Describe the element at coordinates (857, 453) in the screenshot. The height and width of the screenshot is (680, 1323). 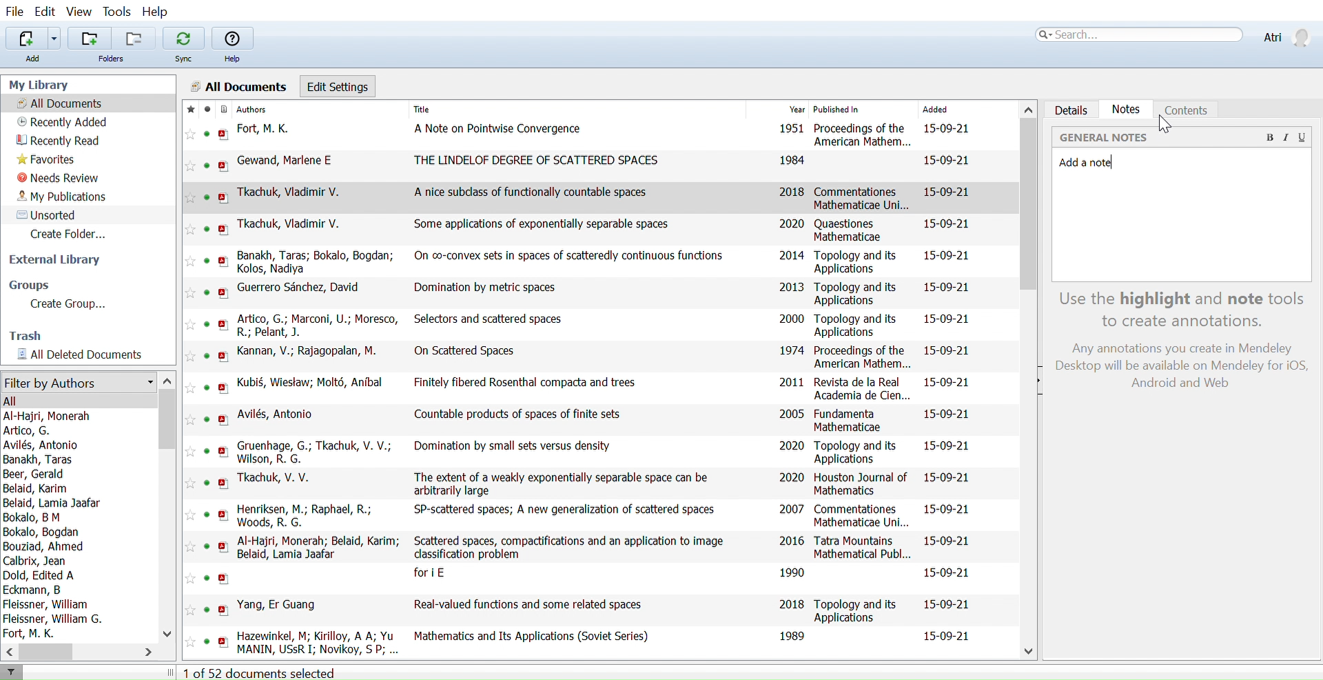
I see `Topology and its Applications` at that location.